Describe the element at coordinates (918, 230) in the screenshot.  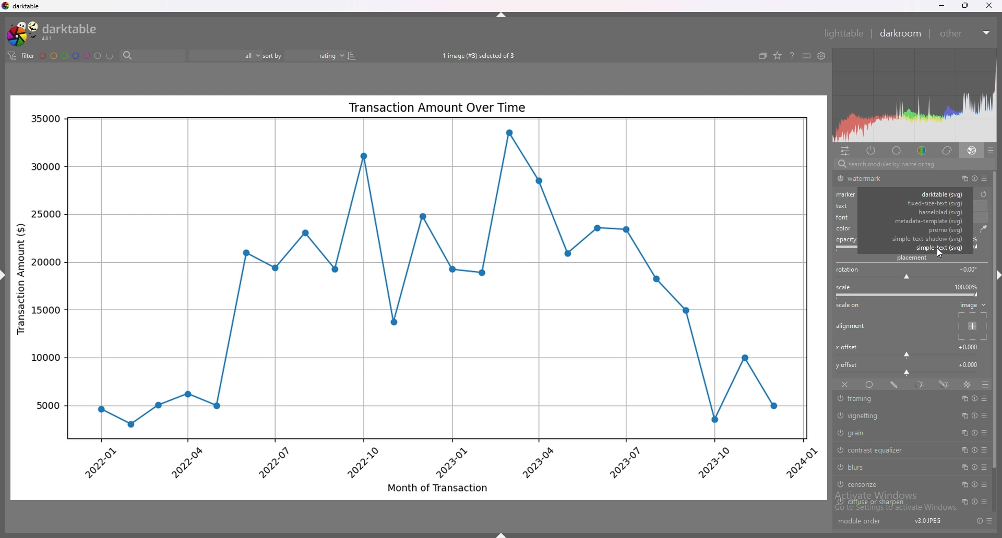
I see `promo svg` at that location.